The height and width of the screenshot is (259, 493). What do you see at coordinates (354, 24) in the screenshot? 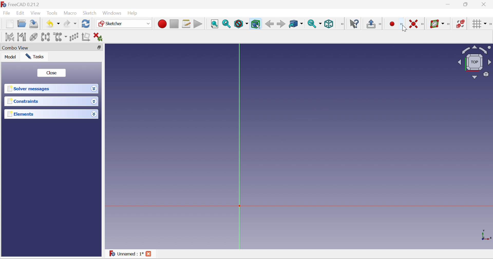
I see `What's this?` at bounding box center [354, 24].